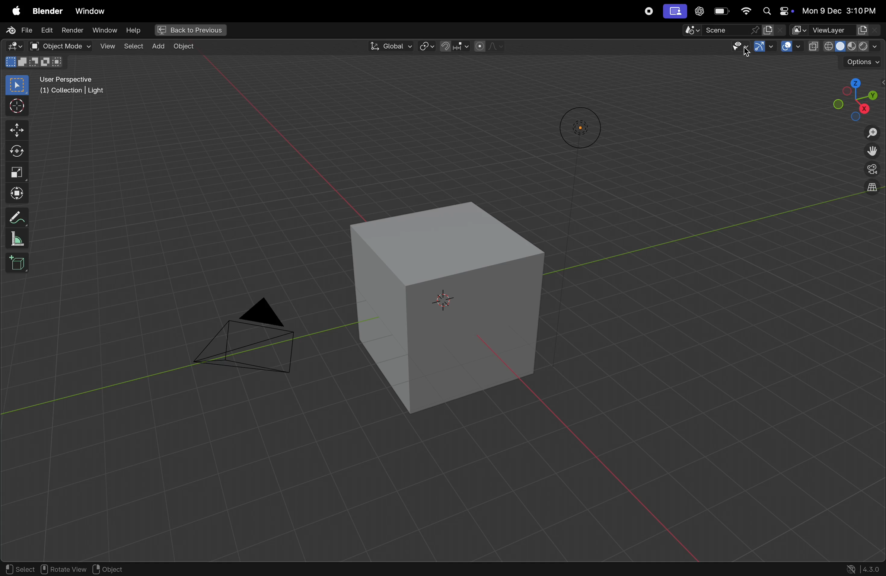 This screenshot has height=576, width=886. Describe the element at coordinates (111, 567) in the screenshot. I see `object` at that location.